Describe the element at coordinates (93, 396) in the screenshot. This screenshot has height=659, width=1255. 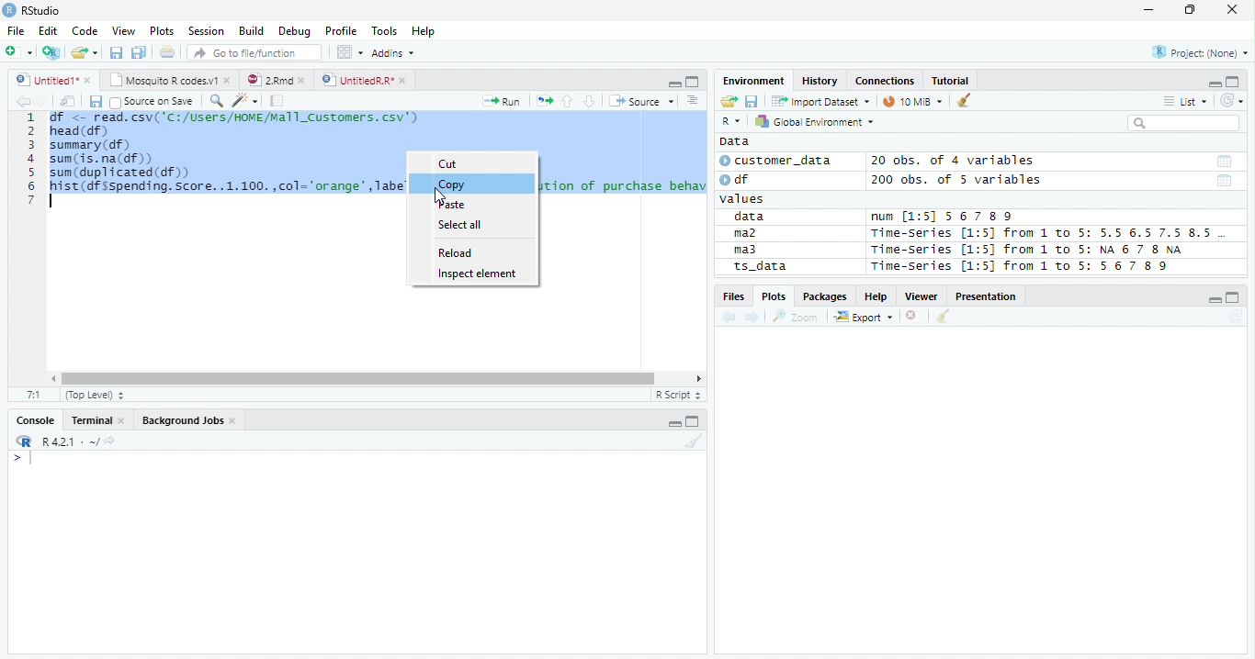
I see `Top Level` at that location.